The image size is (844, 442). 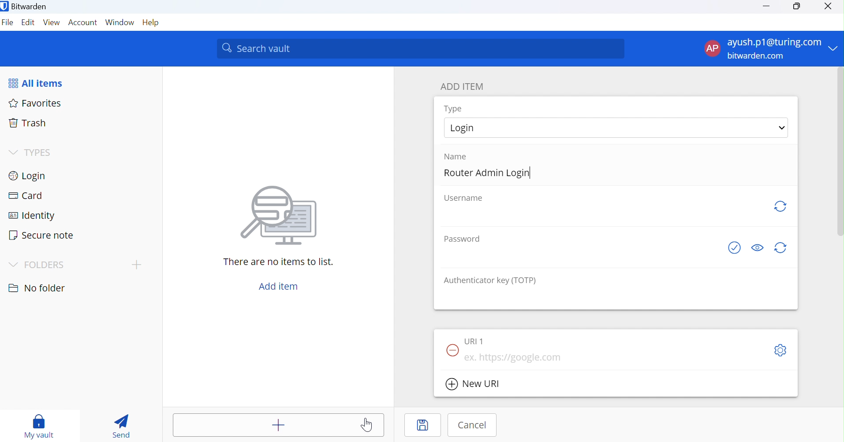 I want to click on All items, so click(x=41, y=82).